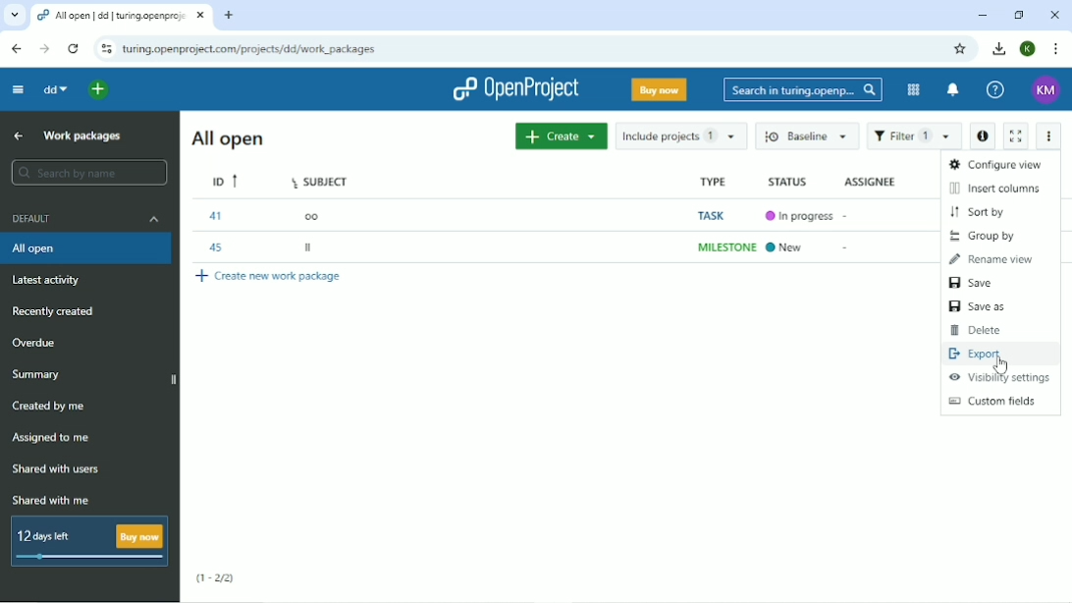 This screenshot has width=1072, height=603. I want to click on Subject, so click(322, 180).